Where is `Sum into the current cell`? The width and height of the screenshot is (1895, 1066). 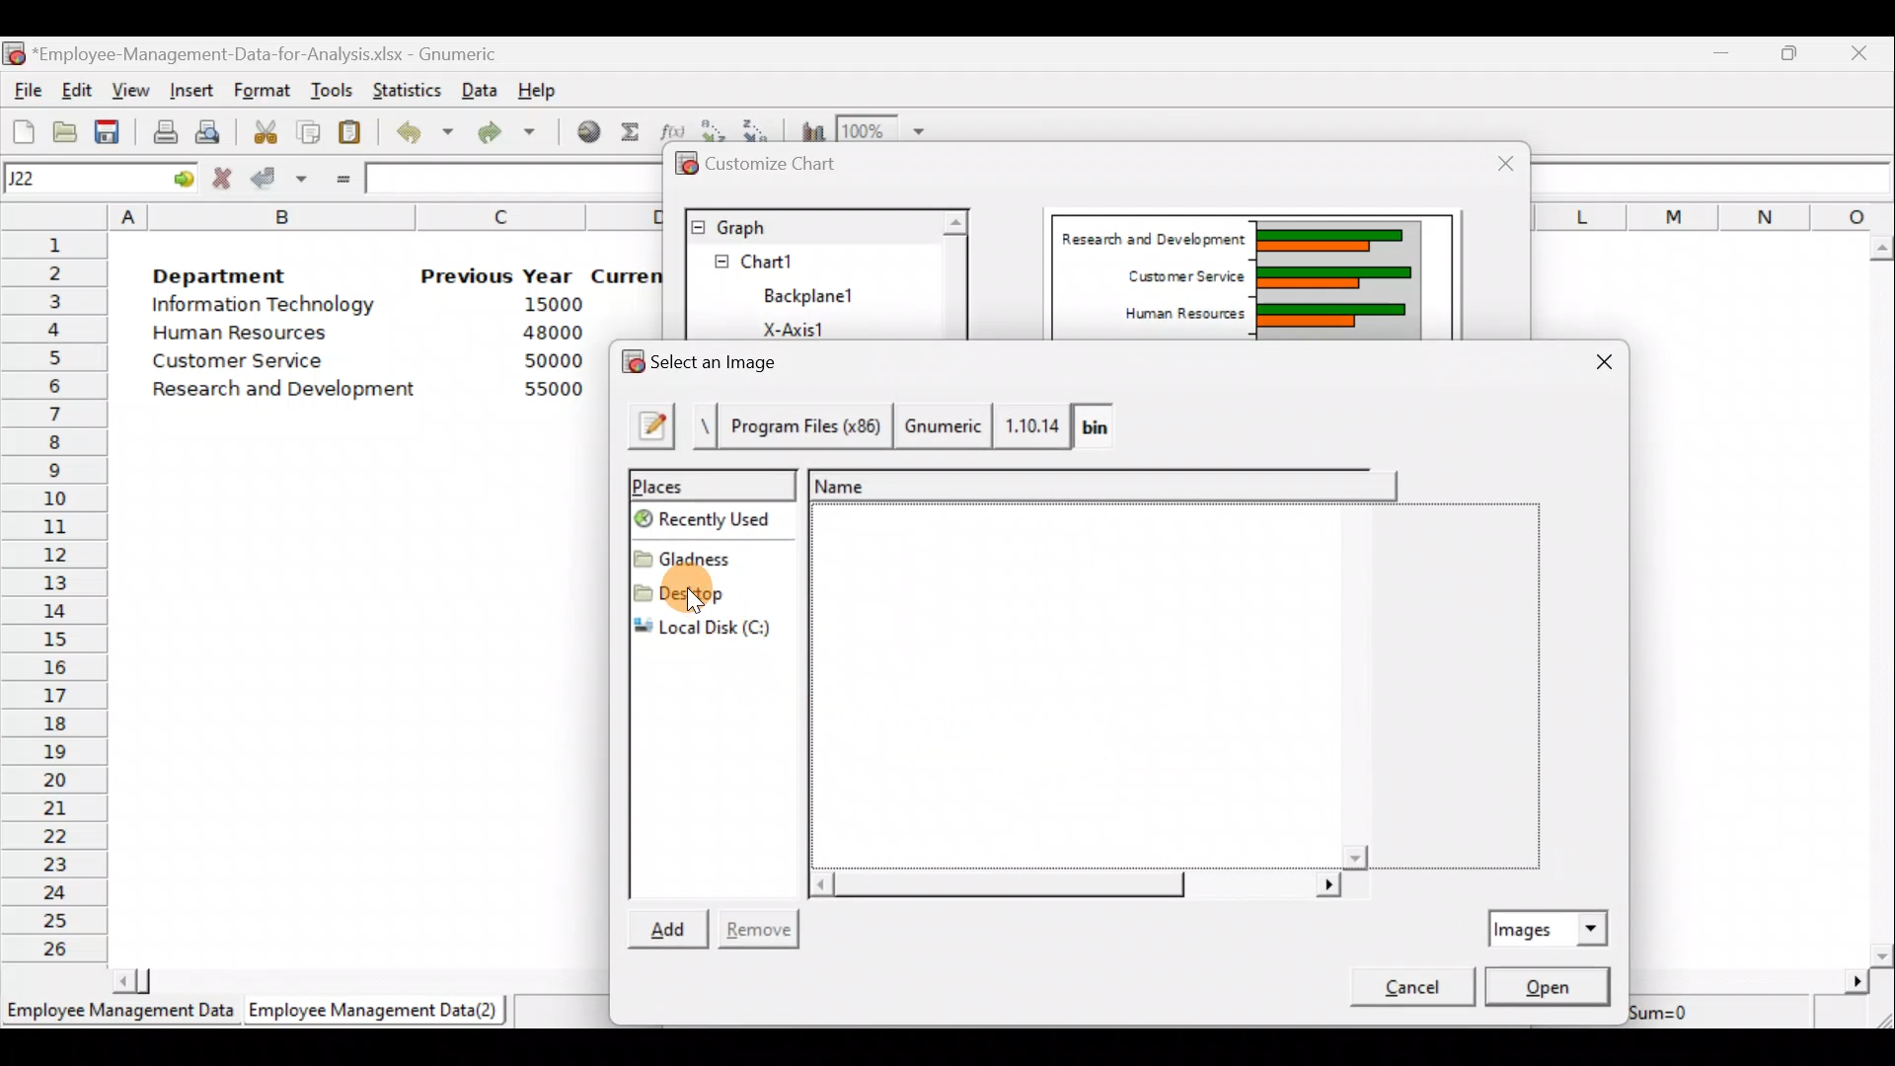
Sum into the current cell is located at coordinates (632, 136).